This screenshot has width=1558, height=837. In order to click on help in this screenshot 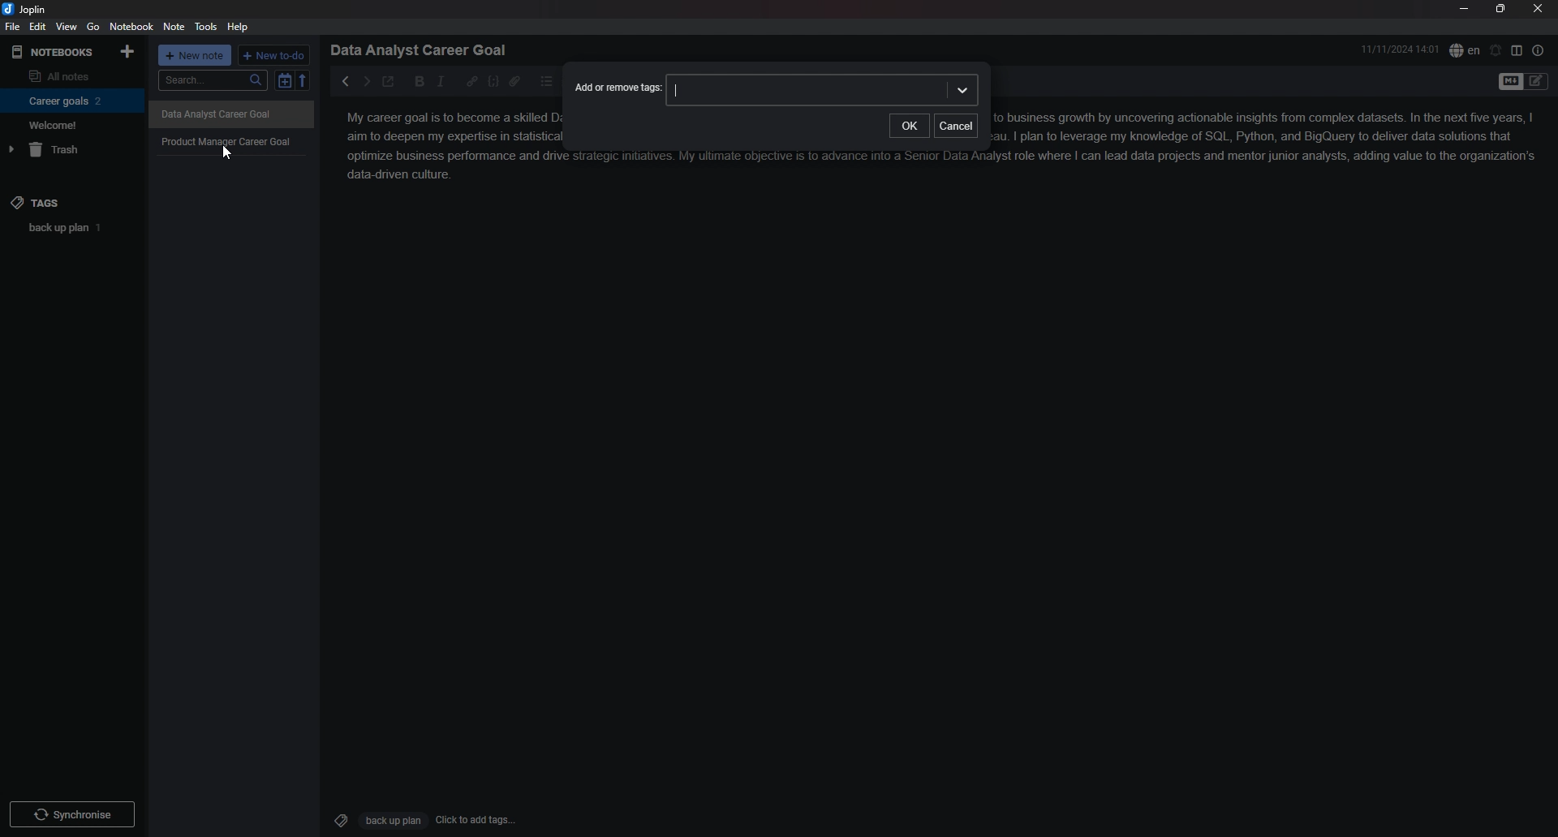, I will do `click(239, 28)`.